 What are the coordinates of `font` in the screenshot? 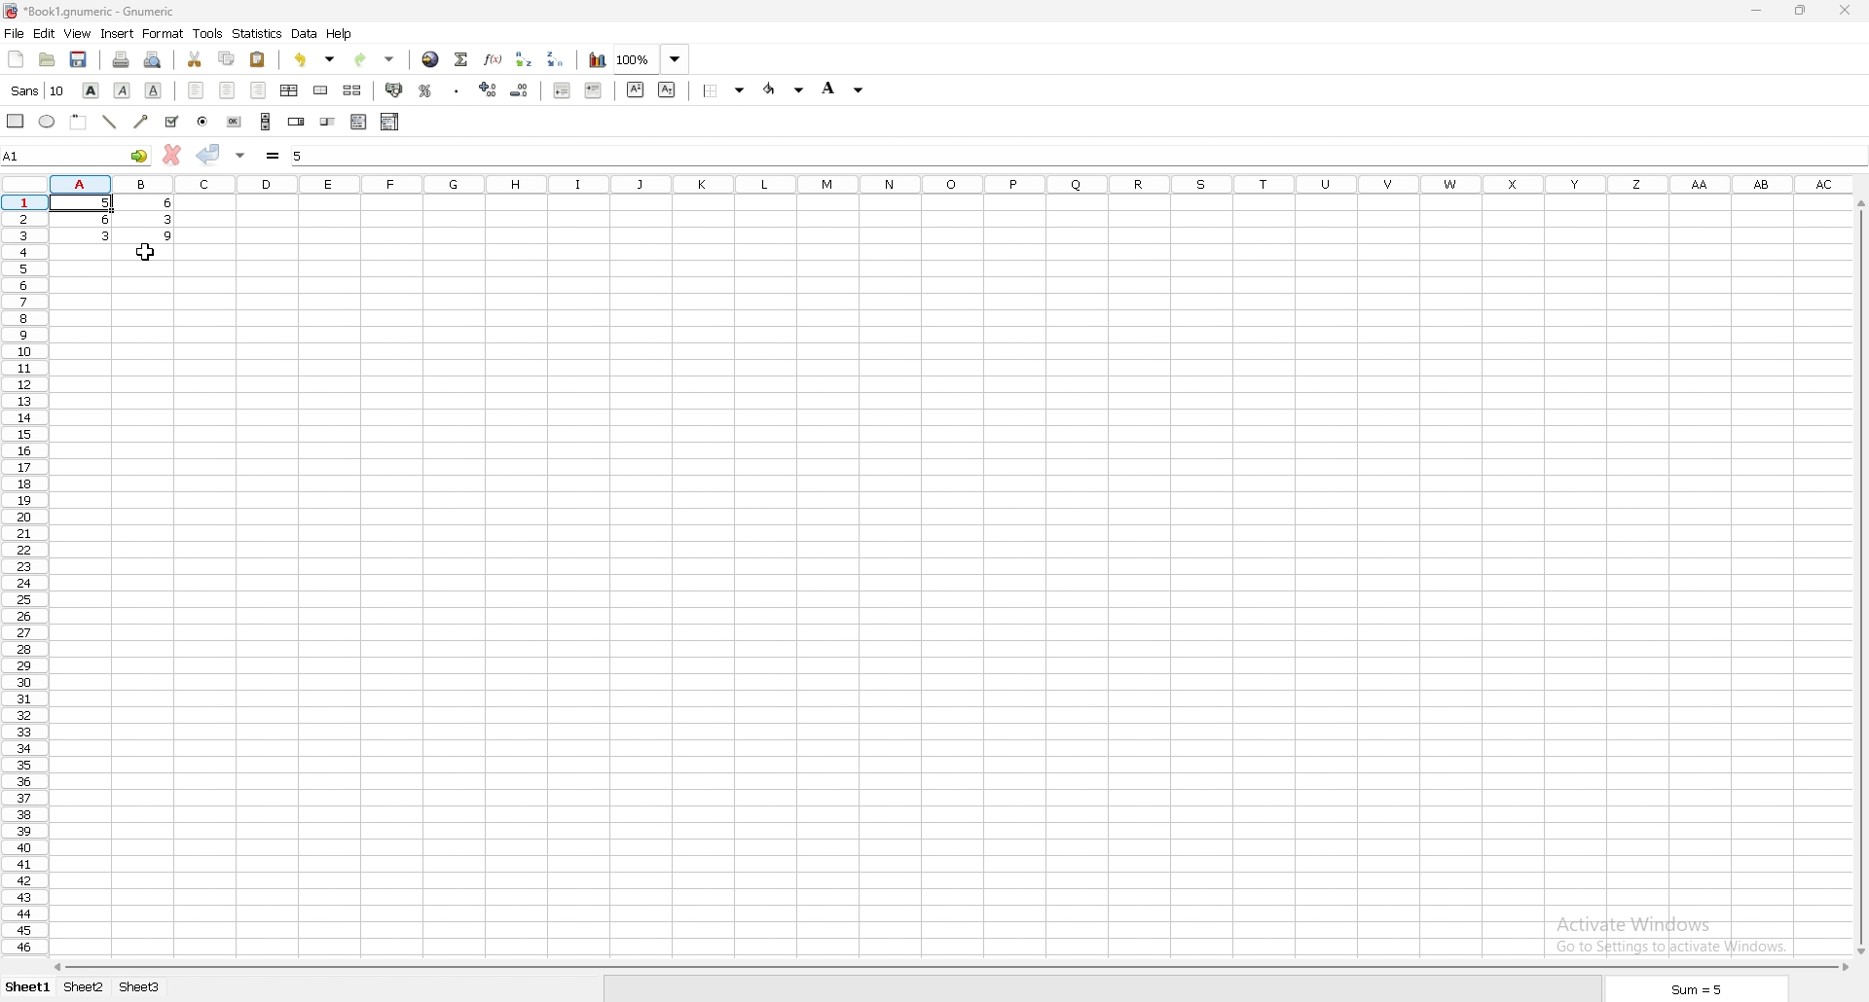 It's located at (38, 90).